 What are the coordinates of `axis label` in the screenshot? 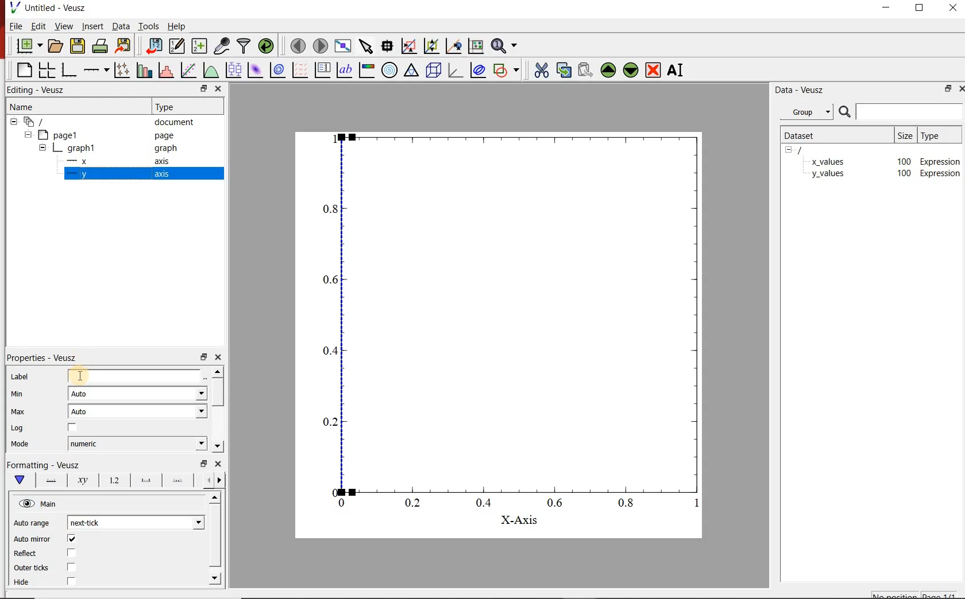 It's located at (84, 481).